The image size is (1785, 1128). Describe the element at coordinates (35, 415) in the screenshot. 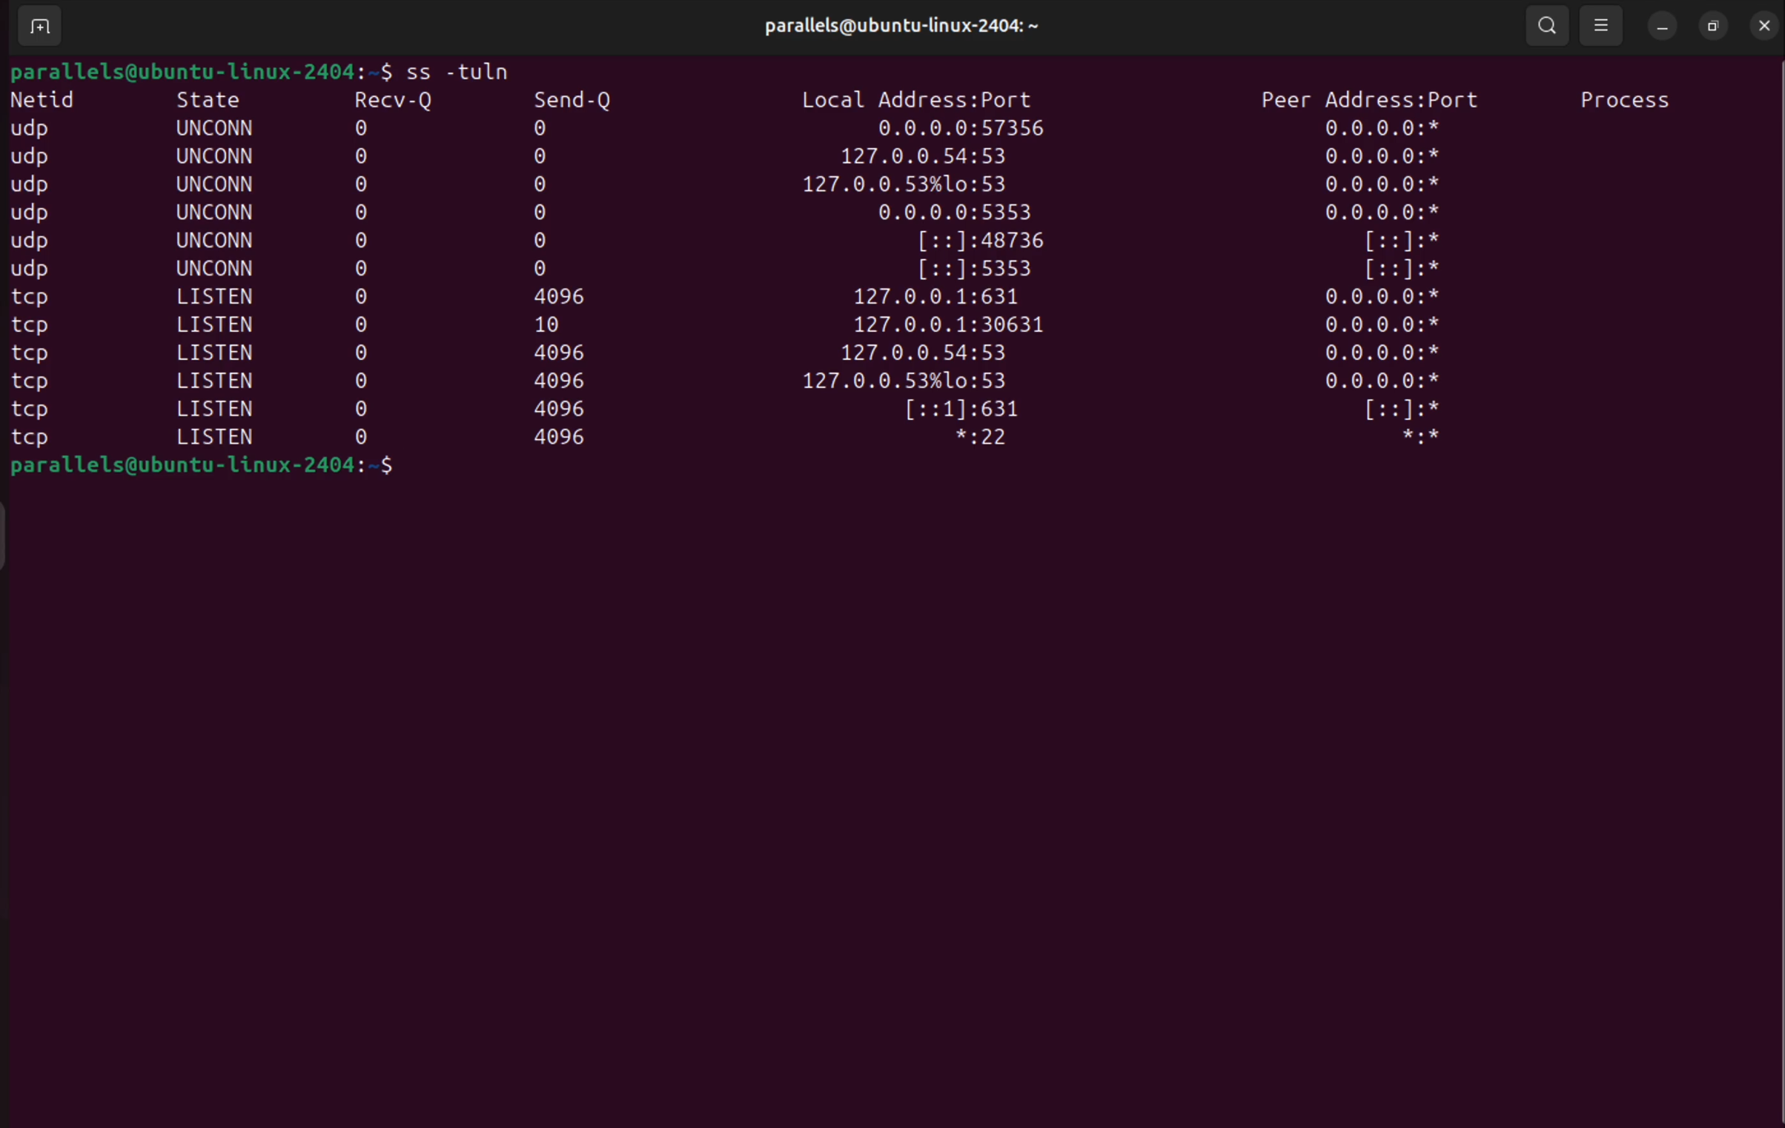

I see `` at that location.